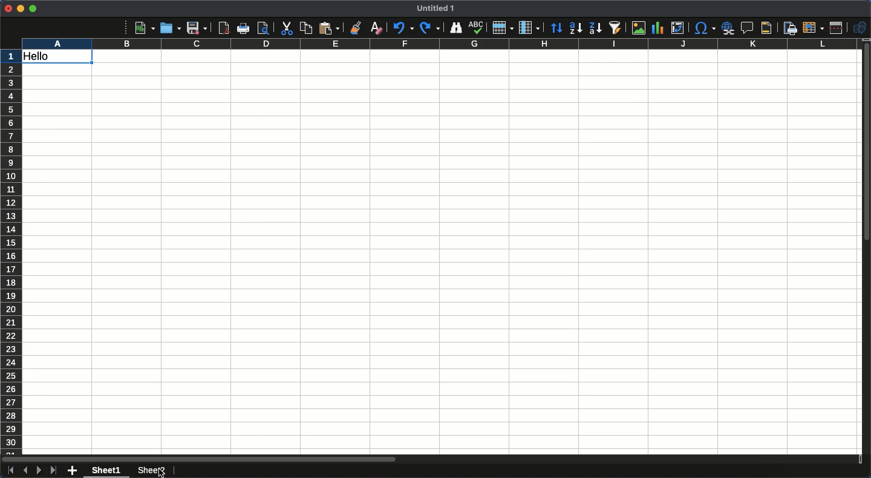 The image size is (871, 478). I want to click on cusor, so click(163, 471).